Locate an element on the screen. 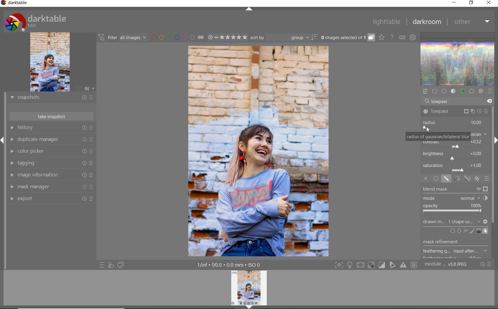 The width and height of the screenshot is (498, 309). quick access to presets is located at coordinates (103, 265).